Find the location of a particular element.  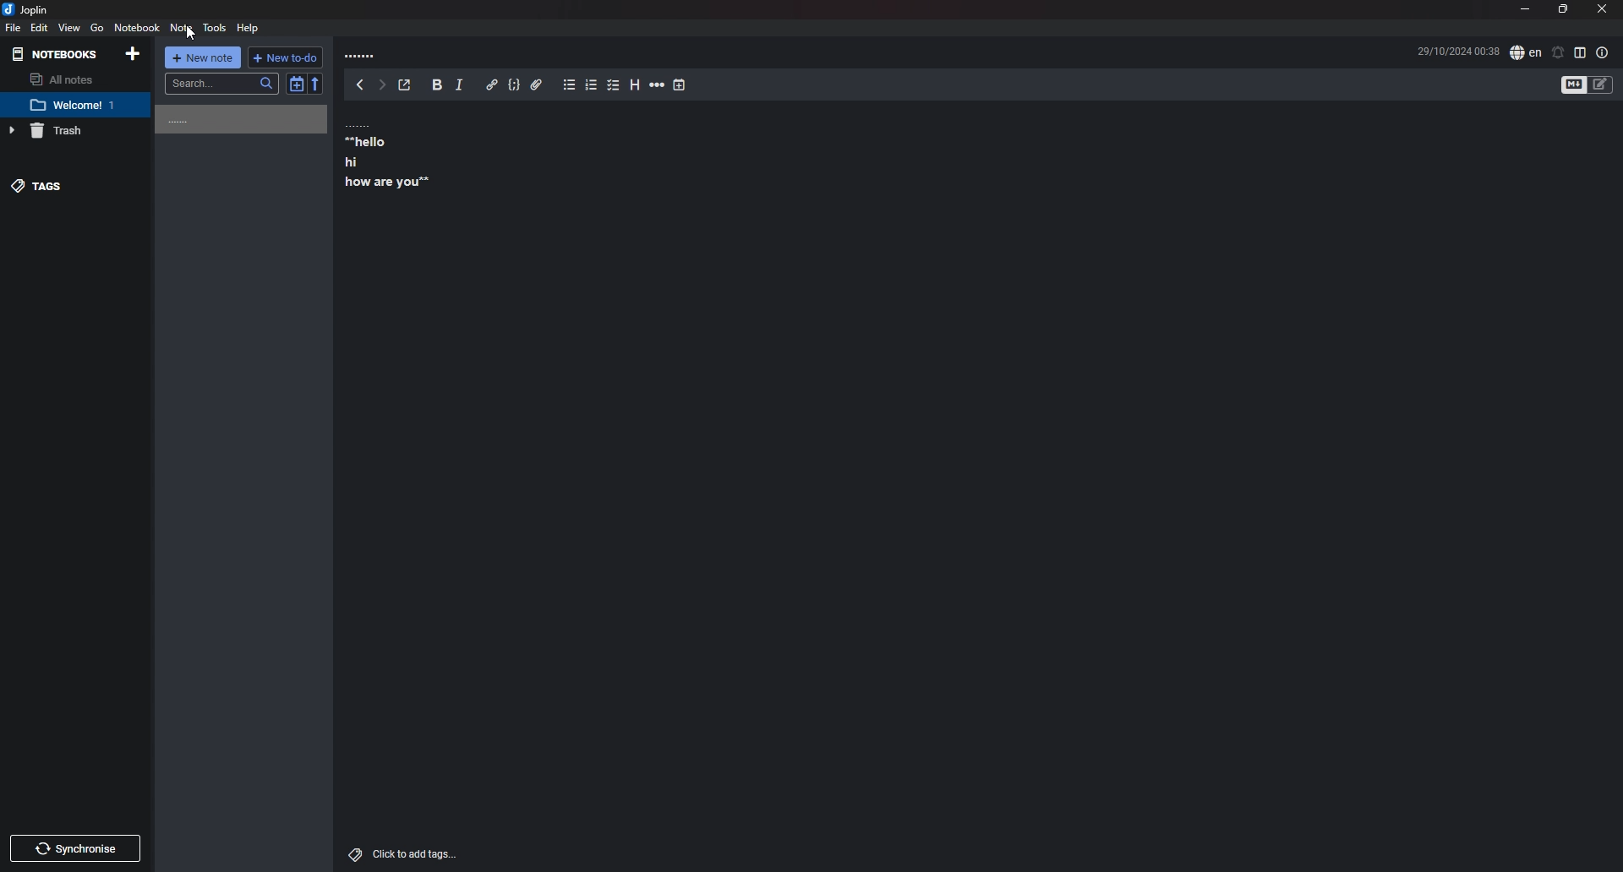

view is located at coordinates (70, 28).